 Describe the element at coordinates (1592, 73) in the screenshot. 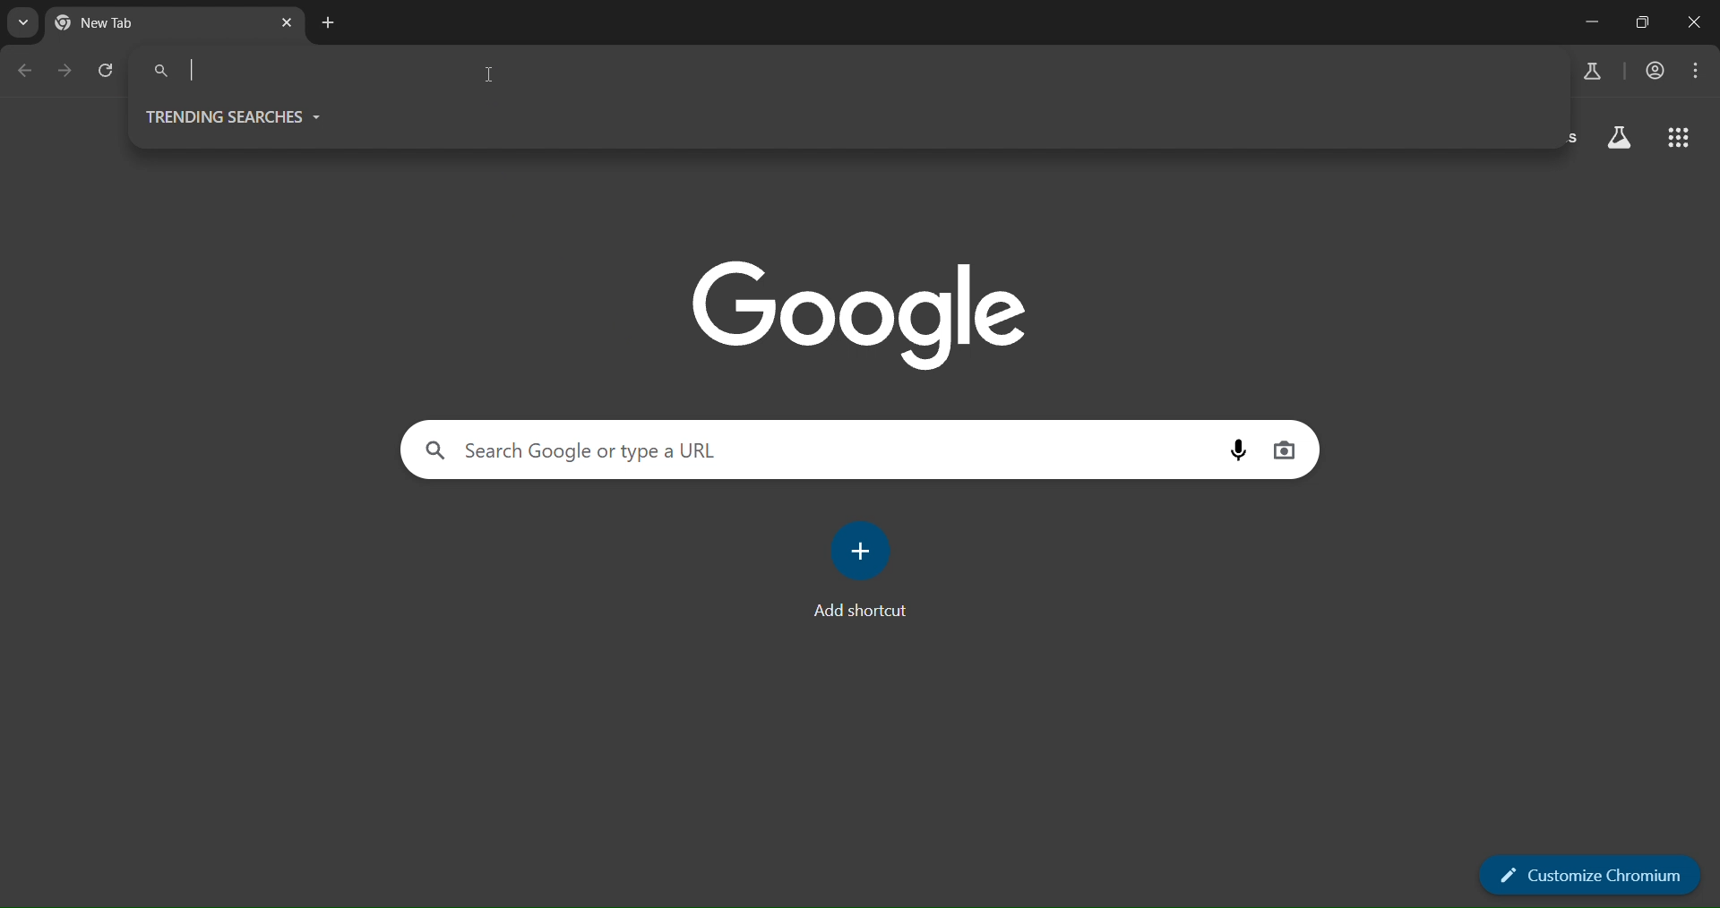

I see `search labs` at that location.